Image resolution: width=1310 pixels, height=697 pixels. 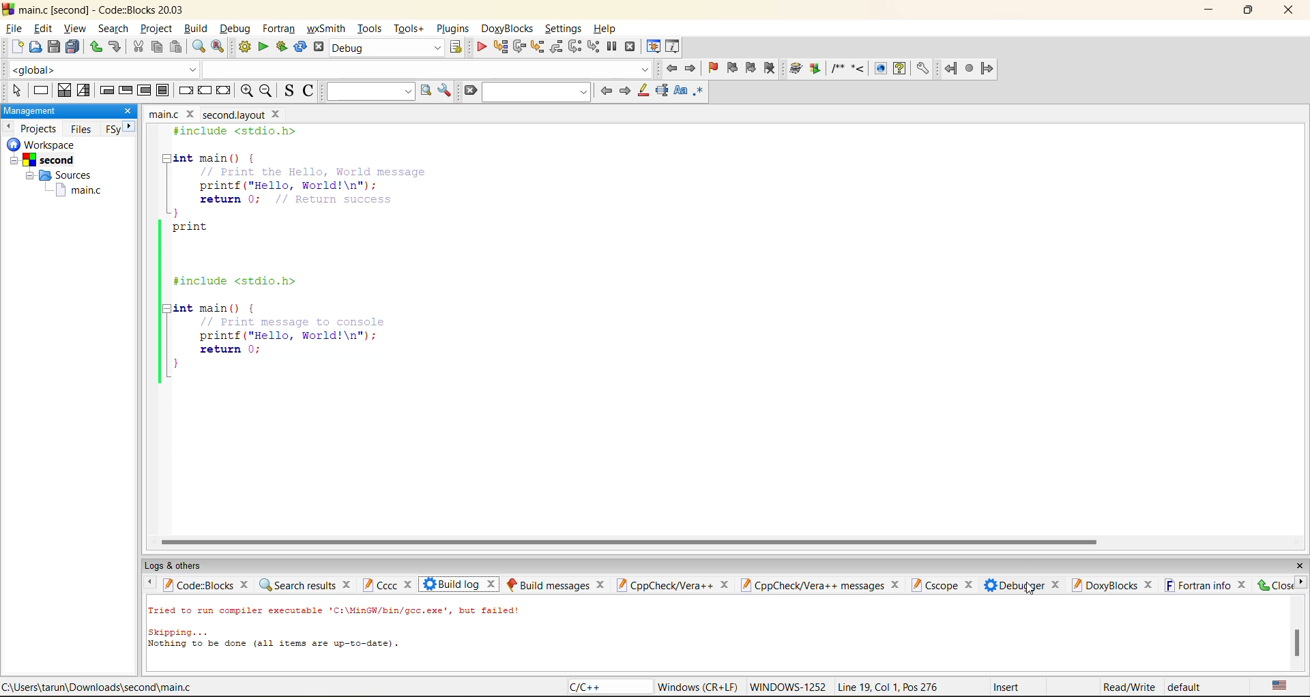 I want to click on cppcheck/vera++, so click(x=675, y=586).